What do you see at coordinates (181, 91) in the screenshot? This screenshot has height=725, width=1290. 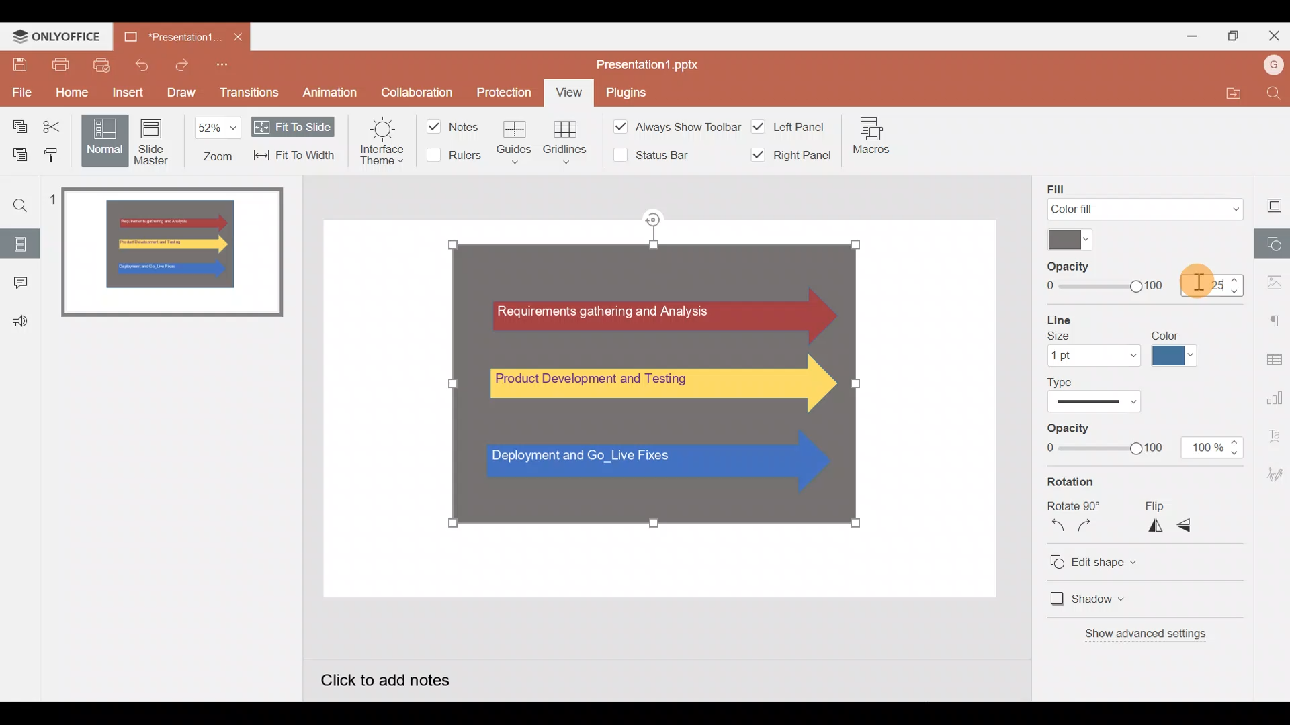 I see `Draw` at bounding box center [181, 91].